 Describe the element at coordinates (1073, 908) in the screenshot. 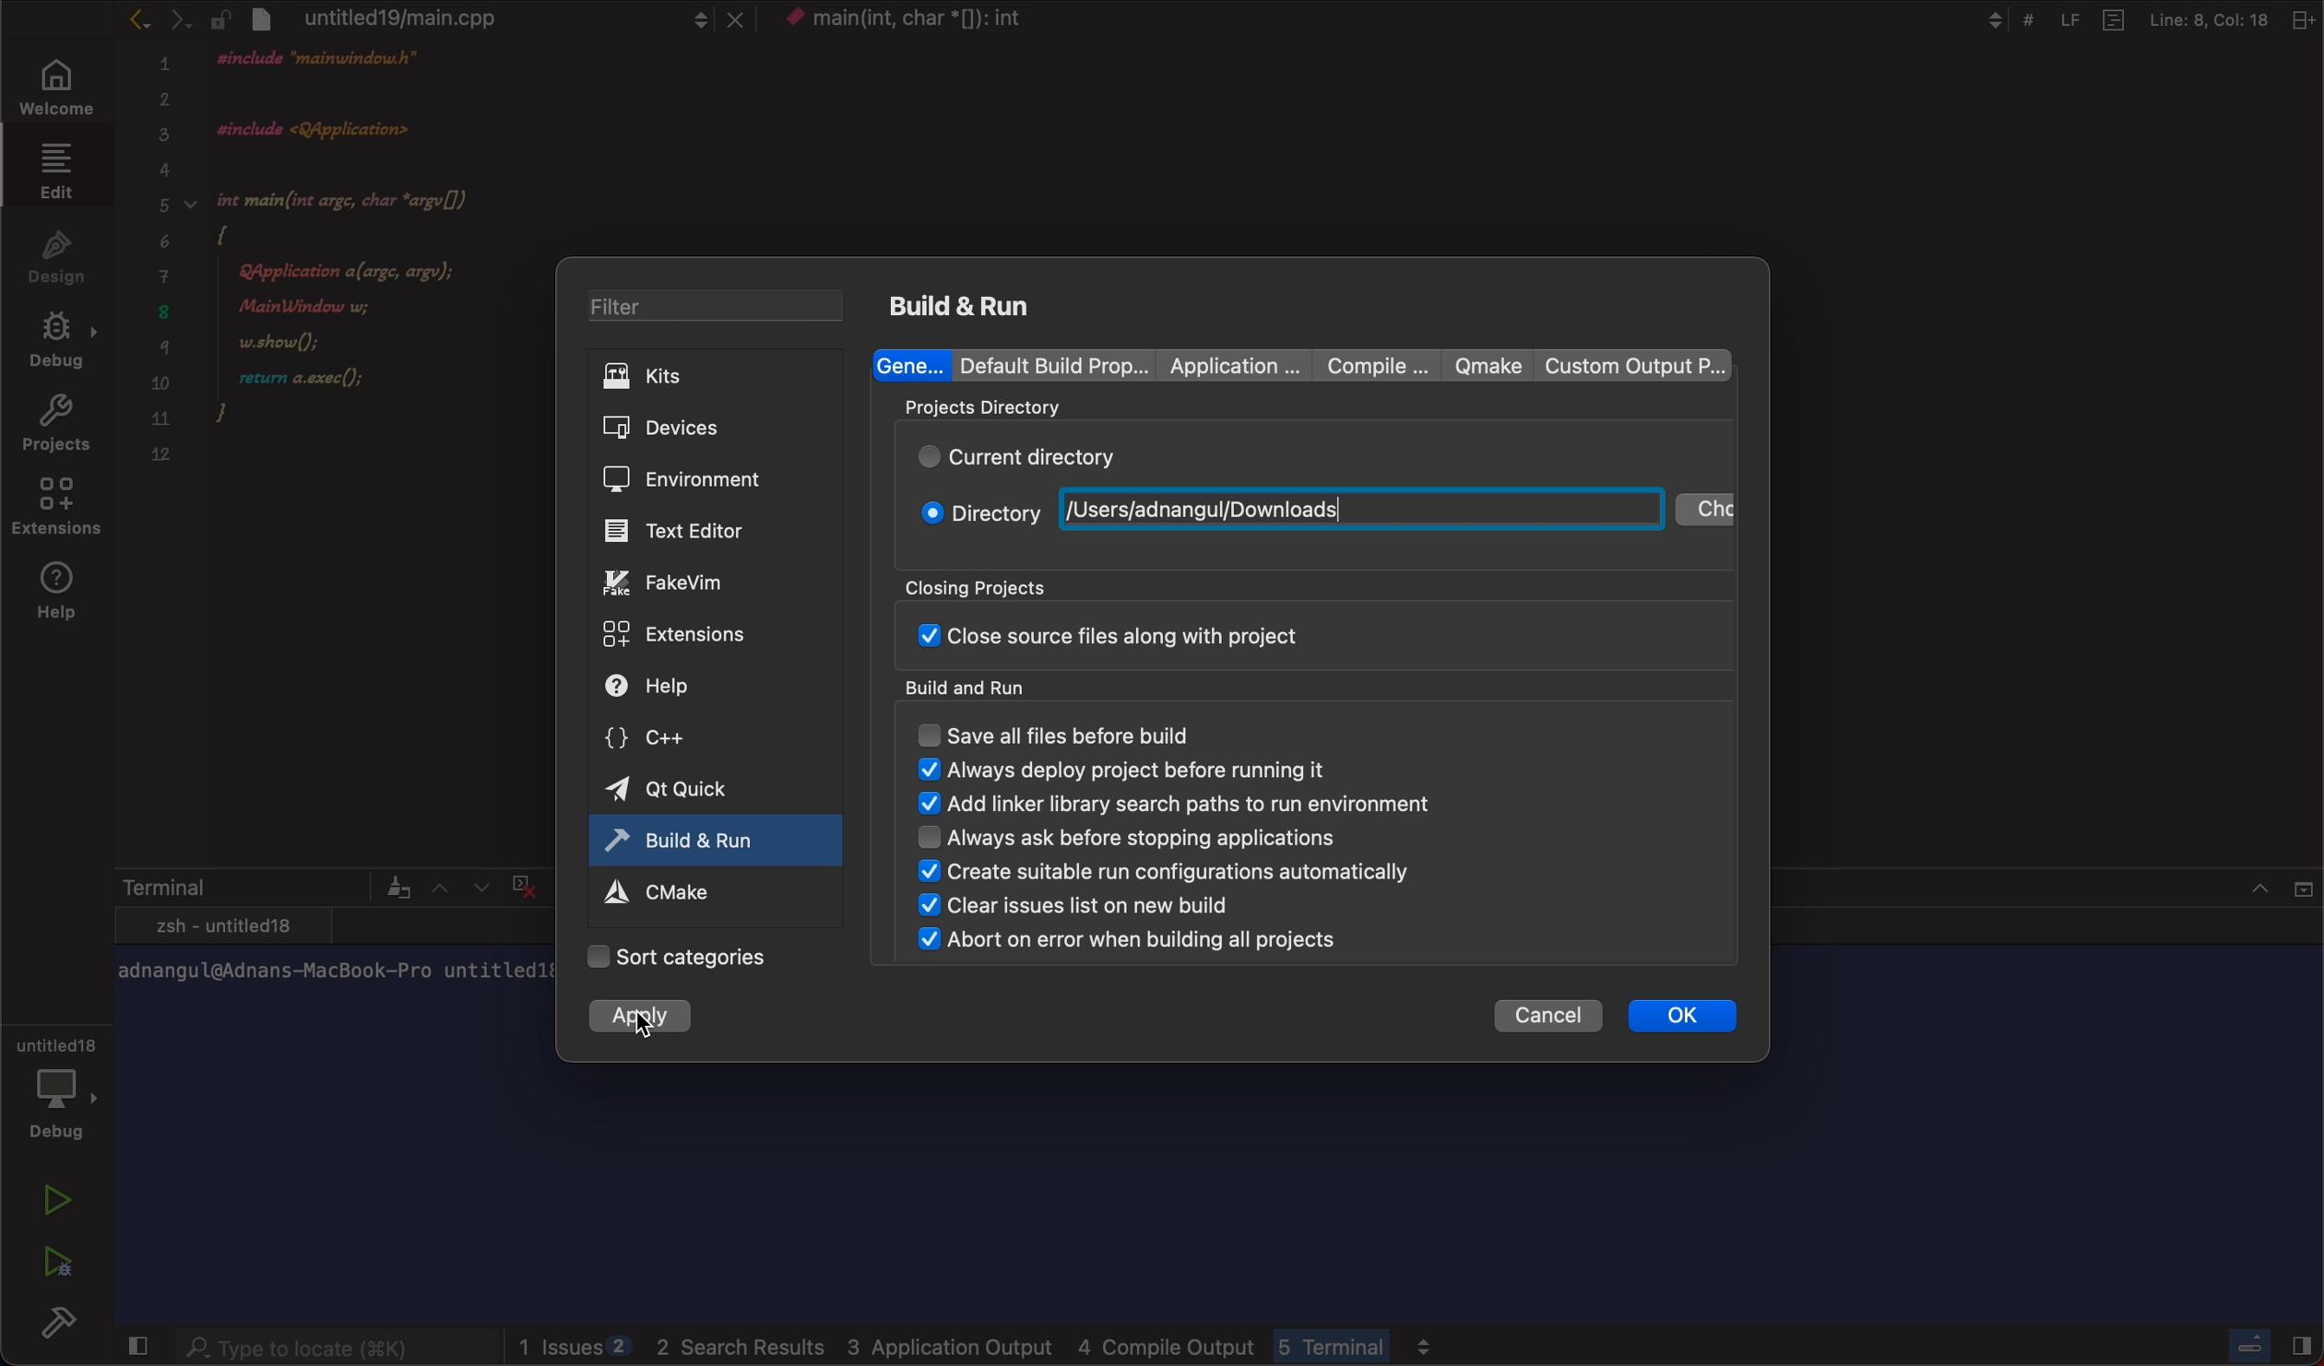

I see `clear issues` at that location.